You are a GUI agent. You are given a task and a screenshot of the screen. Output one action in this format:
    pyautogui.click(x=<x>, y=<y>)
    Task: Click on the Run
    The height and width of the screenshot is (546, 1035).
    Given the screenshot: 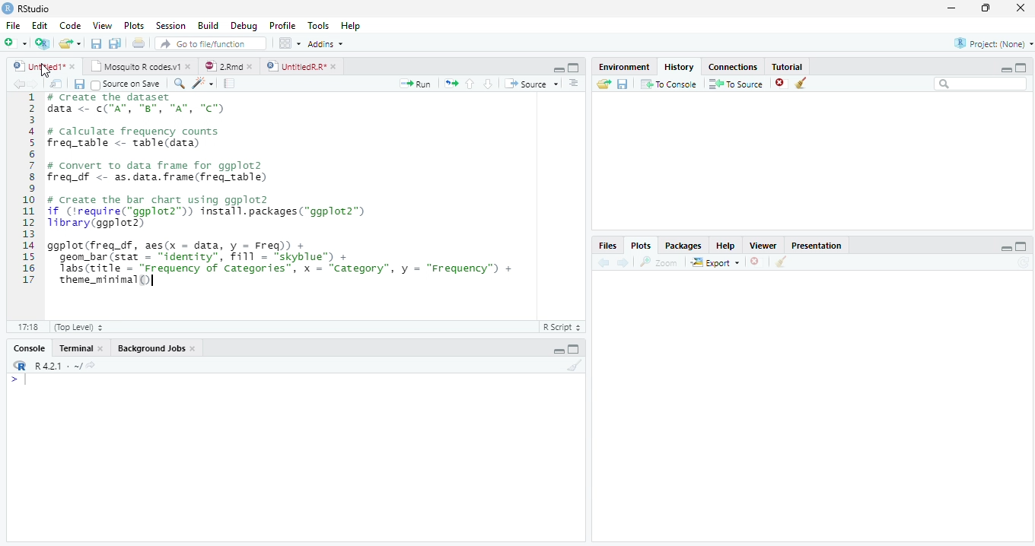 What is the action you would take?
    pyautogui.click(x=418, y=84)
    